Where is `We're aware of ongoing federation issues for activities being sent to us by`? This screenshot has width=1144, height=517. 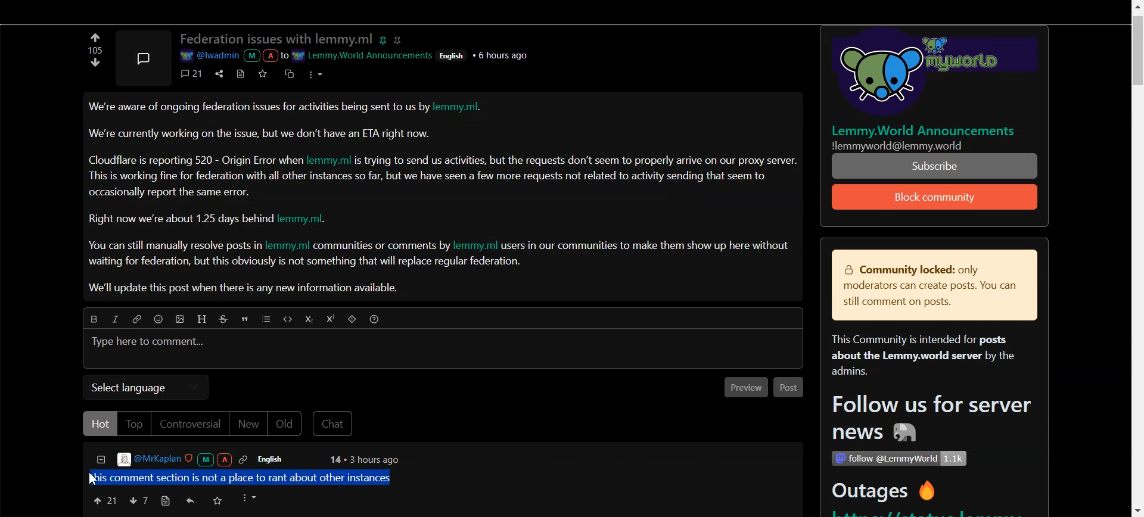 We're aware of ongoing federation issues for activities being sent to us by is located at coordinates (259, 110).